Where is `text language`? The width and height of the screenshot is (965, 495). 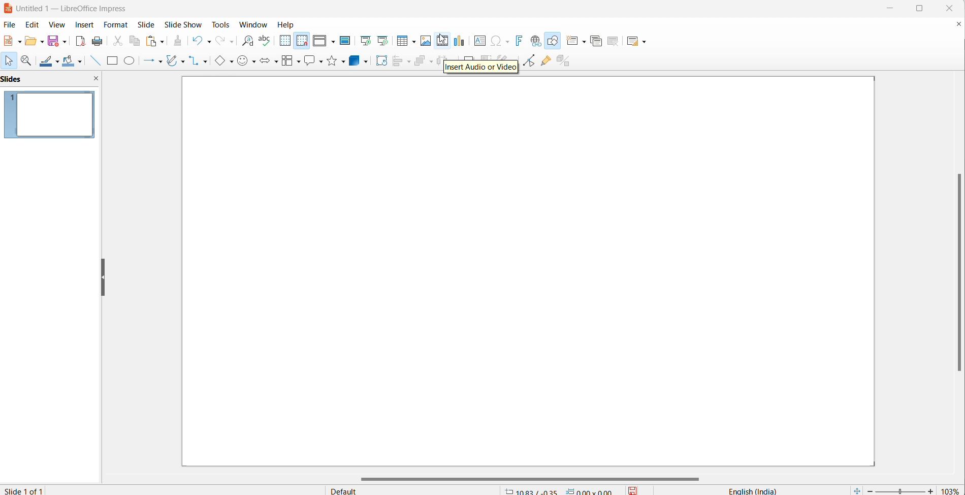 text language is located at coordinates (745, 490).